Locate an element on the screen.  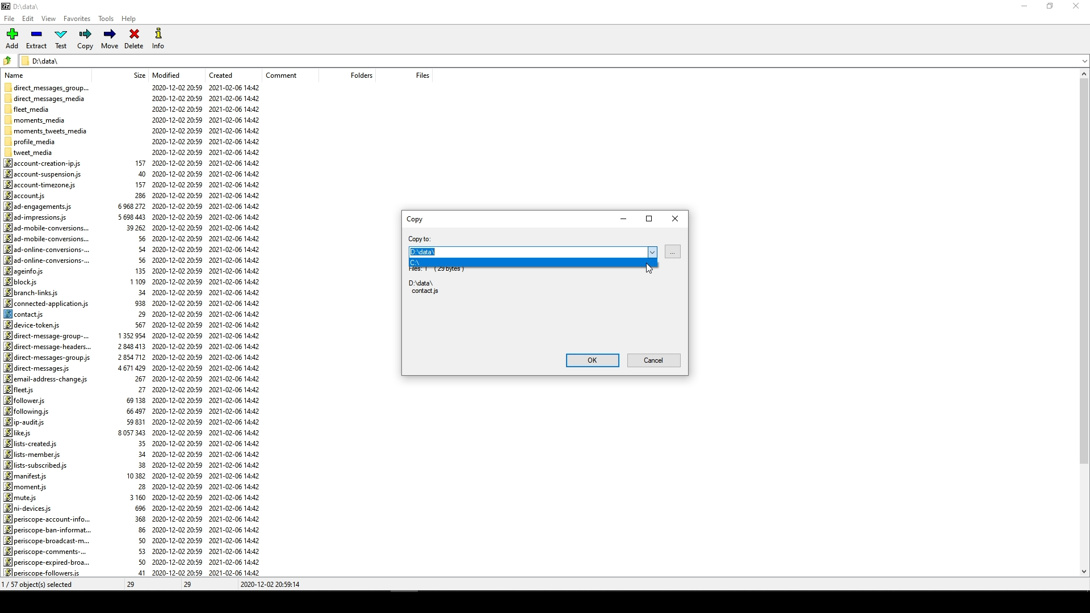
moment.js is located at coordinates (27, 486).